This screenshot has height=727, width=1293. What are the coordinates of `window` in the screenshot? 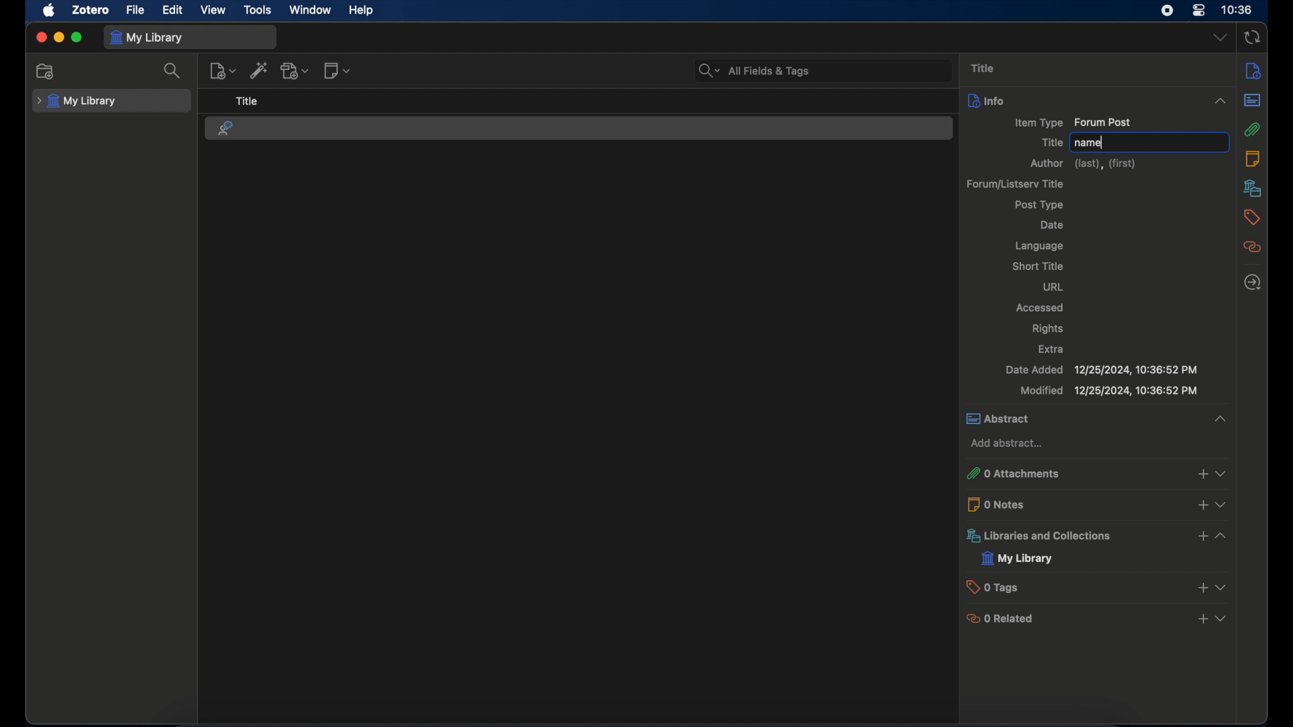 It's located at (310, 10).